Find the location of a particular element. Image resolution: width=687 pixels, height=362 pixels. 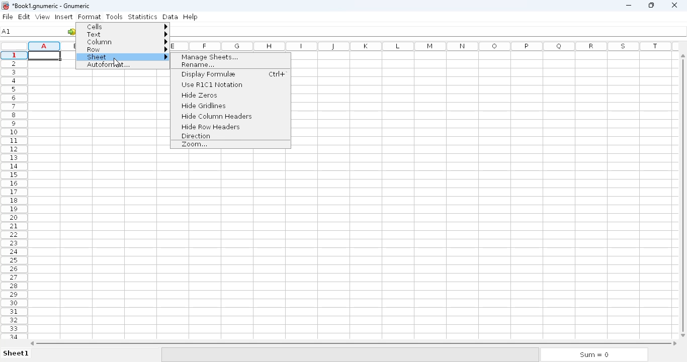

hide column headers is located at coordinates (217, 117).